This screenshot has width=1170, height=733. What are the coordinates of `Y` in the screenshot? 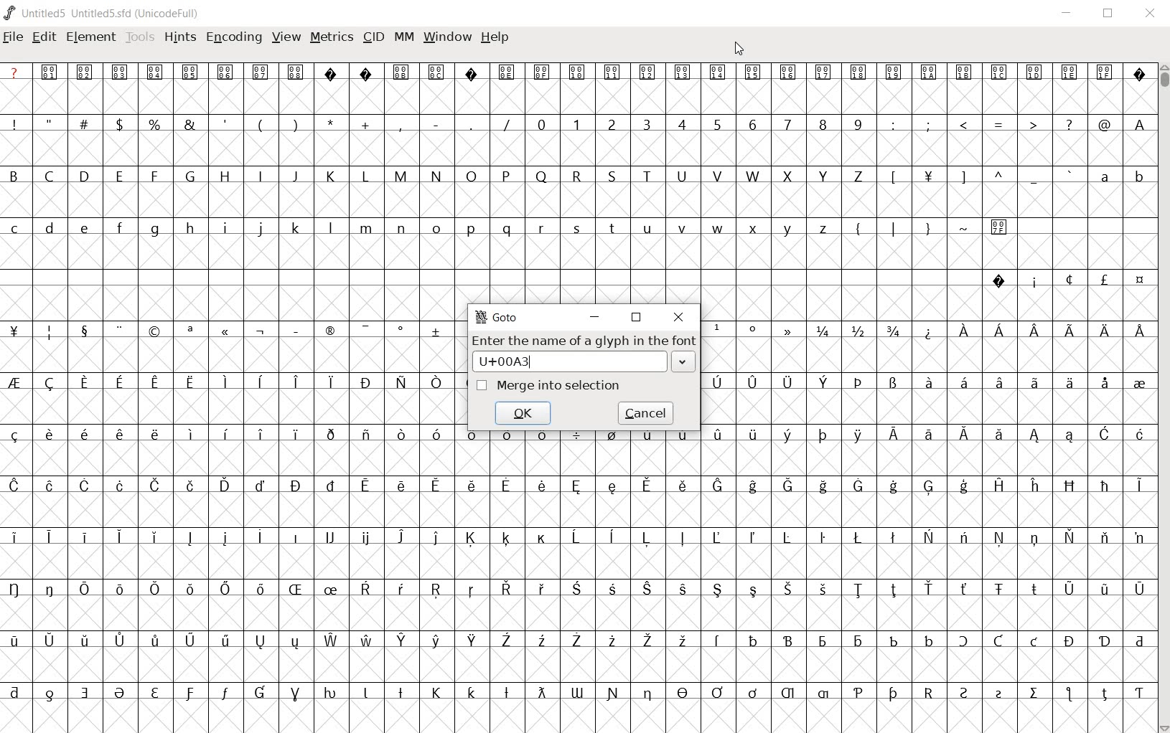 It's located at (822, 176).